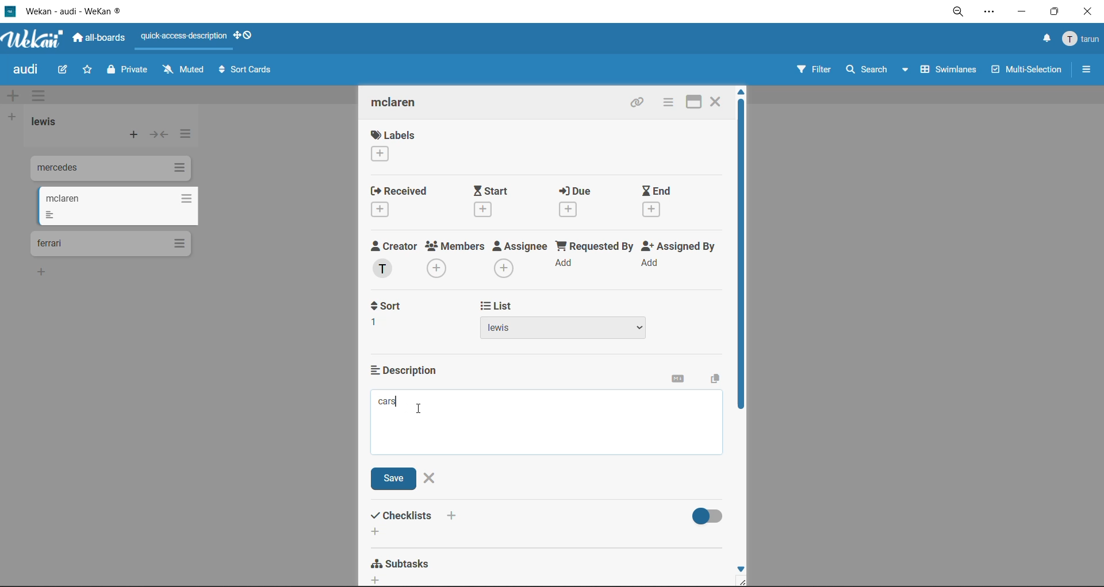 The image size is (1104, 587). What do you see at coordinates (246, 35) in the screenshot?
I see `show desktop drag handles` at bounding box center [246, 35].